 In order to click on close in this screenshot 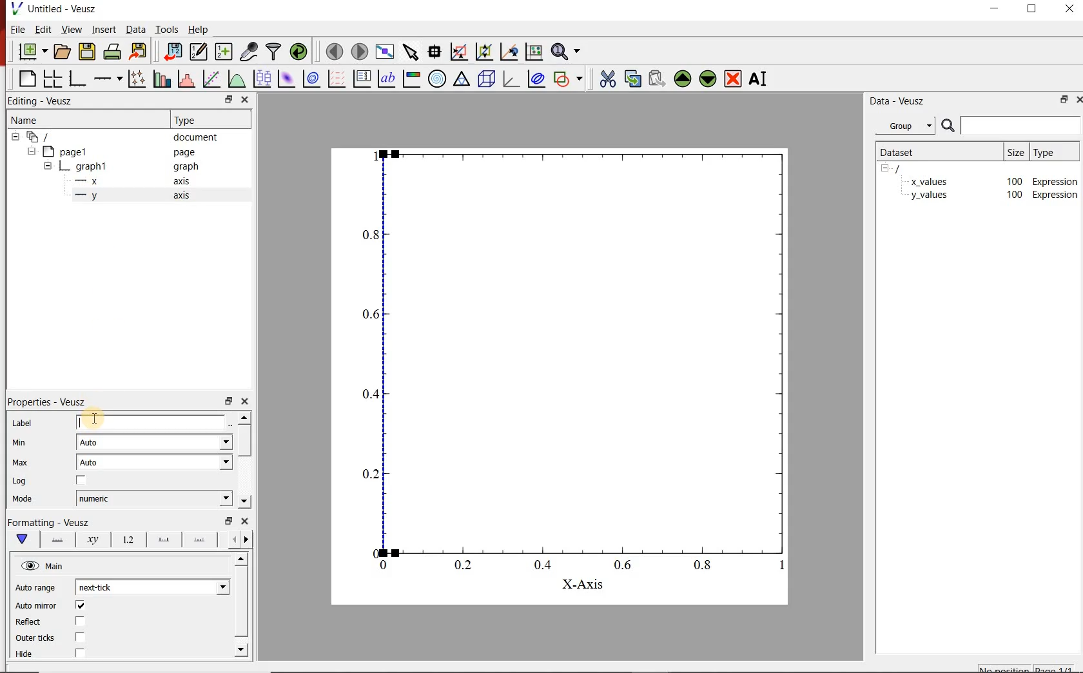, I will do `click(245, 400)`.